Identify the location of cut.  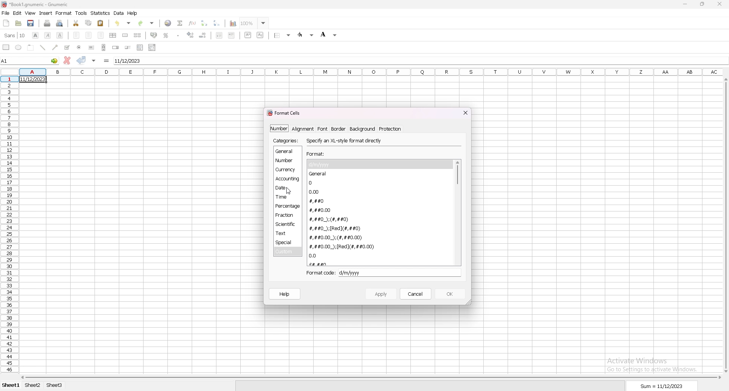
(76, 23).